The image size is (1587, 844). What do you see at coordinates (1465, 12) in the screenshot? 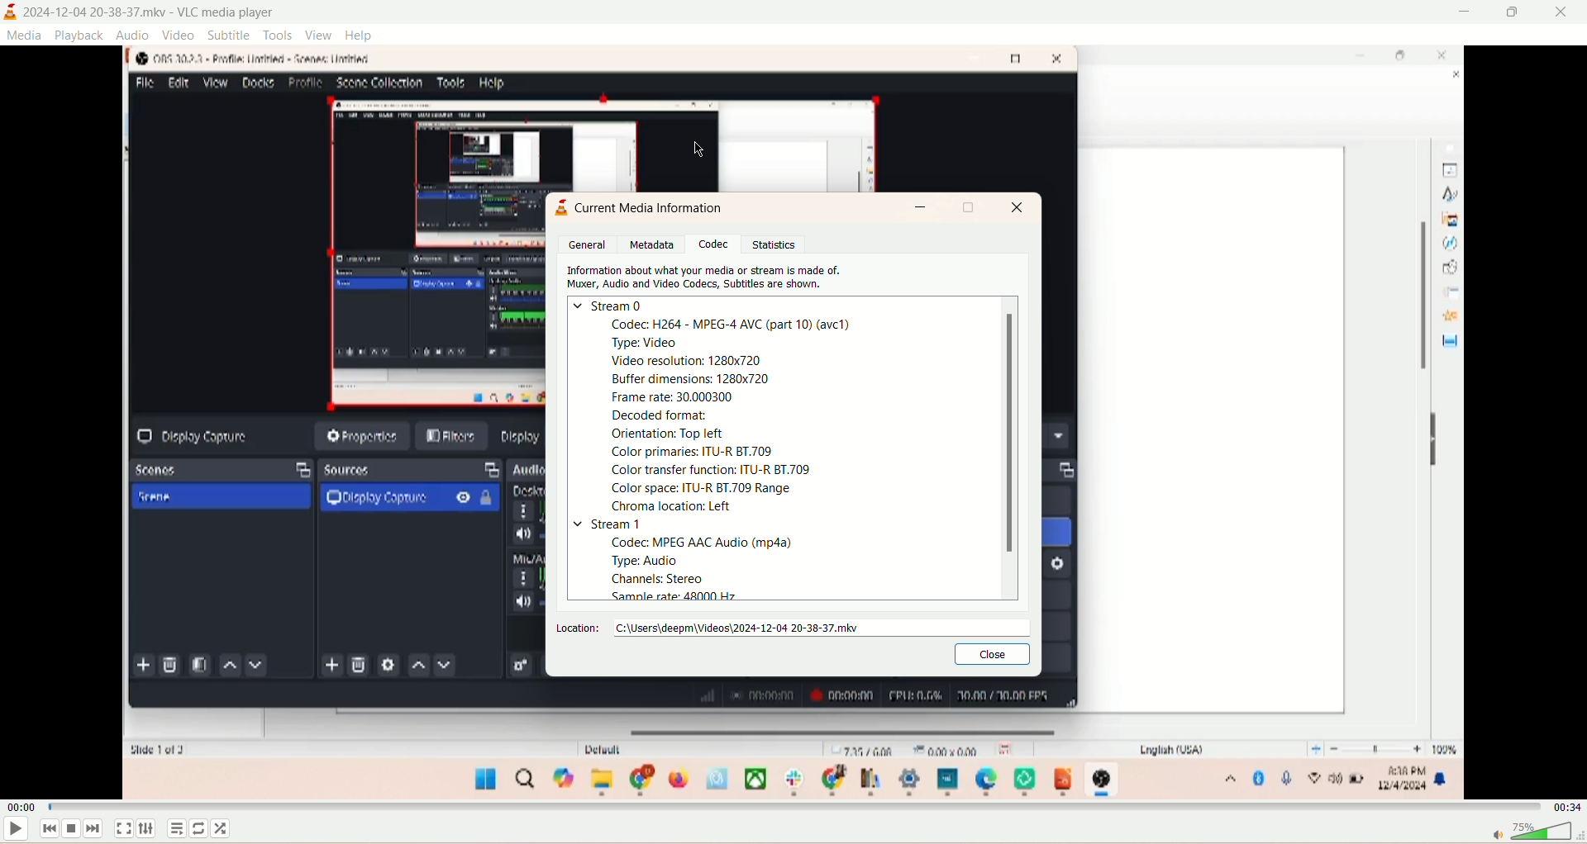
I see `minimize` at bounding box center [1465, 12].